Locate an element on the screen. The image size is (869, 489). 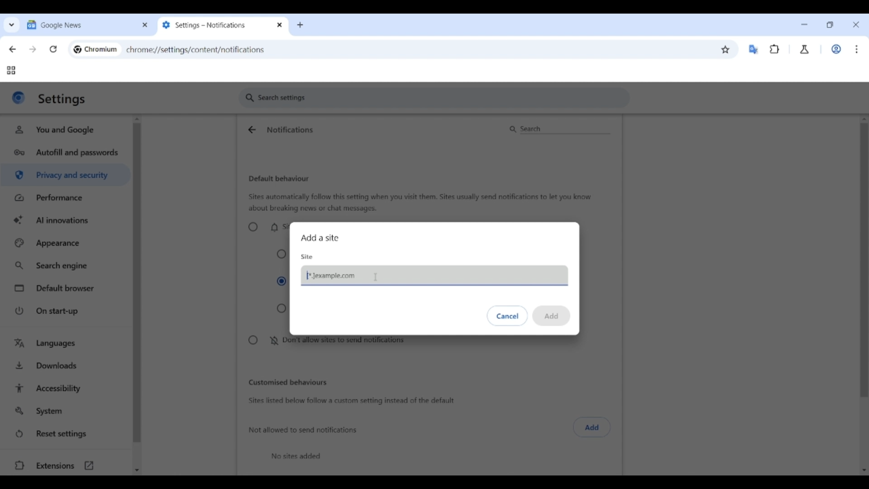
Site is located at coordinates (307, 257).